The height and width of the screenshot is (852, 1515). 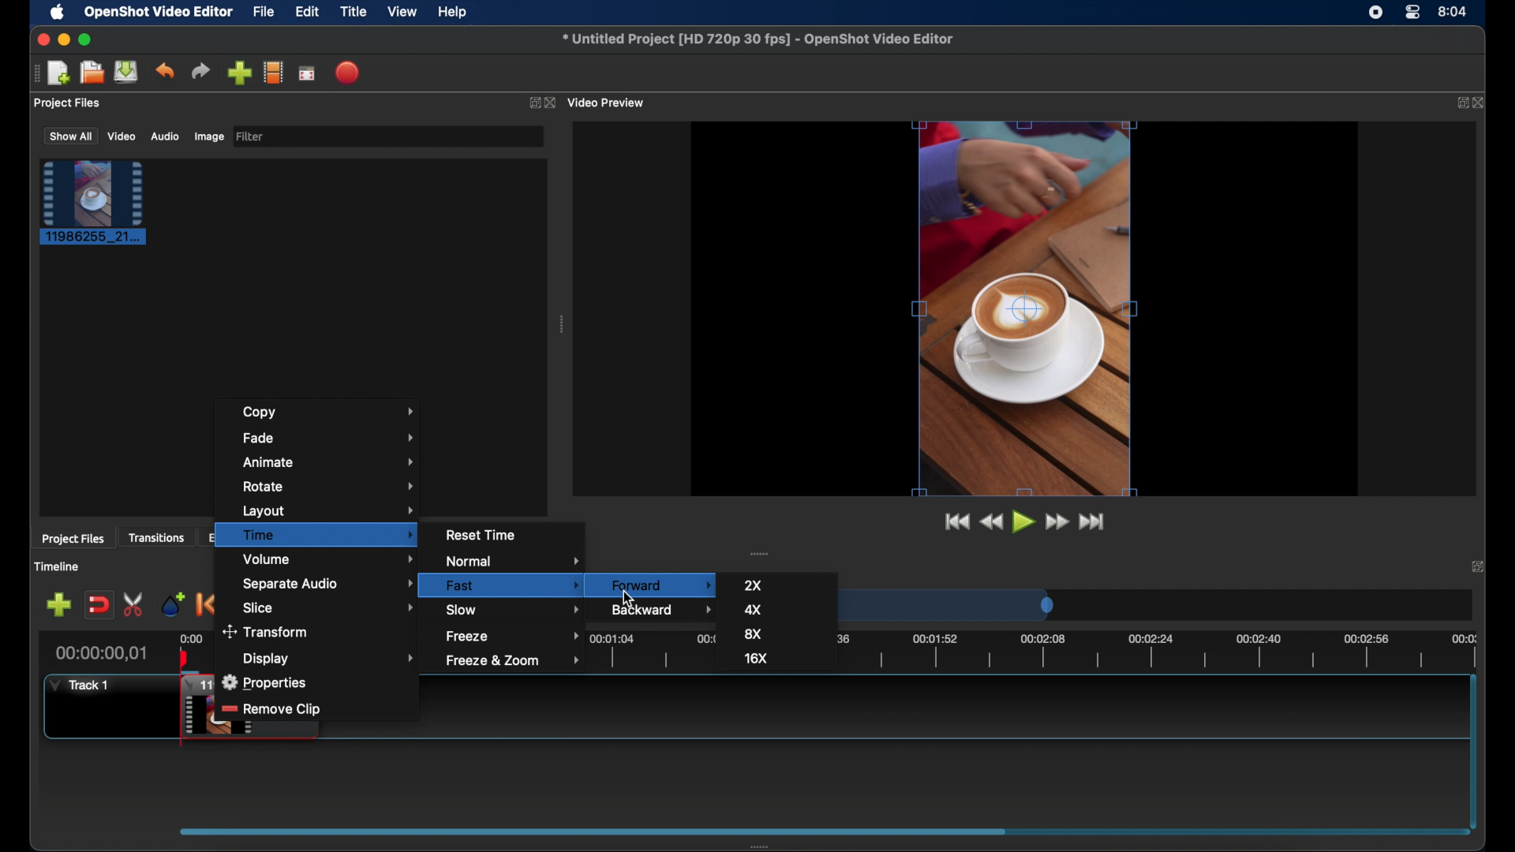 What do you see at coordinates (591, 829) in the screenshot?
I see `scroll box` at bounding box center [591, 829].